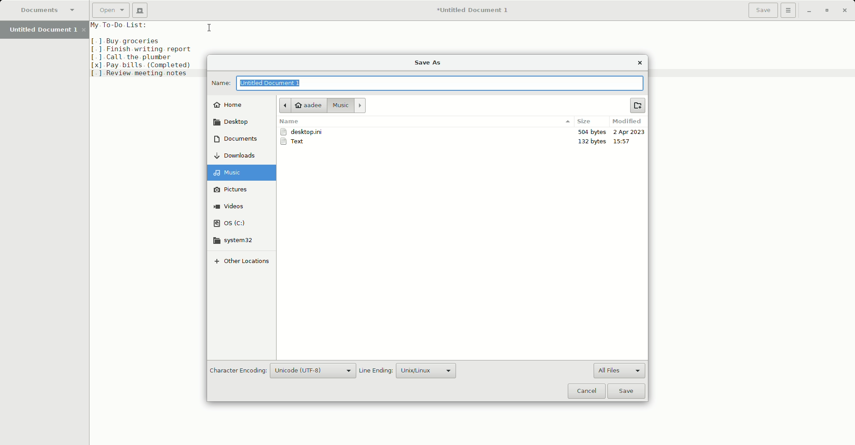  Describe the element at coordinates (140, 10) in the screenshot. I see `New` at that location.